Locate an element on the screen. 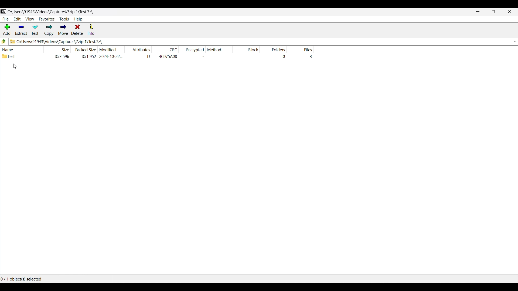 The width and height of the screenshot is (518, 291). Delete is located at coordinates (77, 30).